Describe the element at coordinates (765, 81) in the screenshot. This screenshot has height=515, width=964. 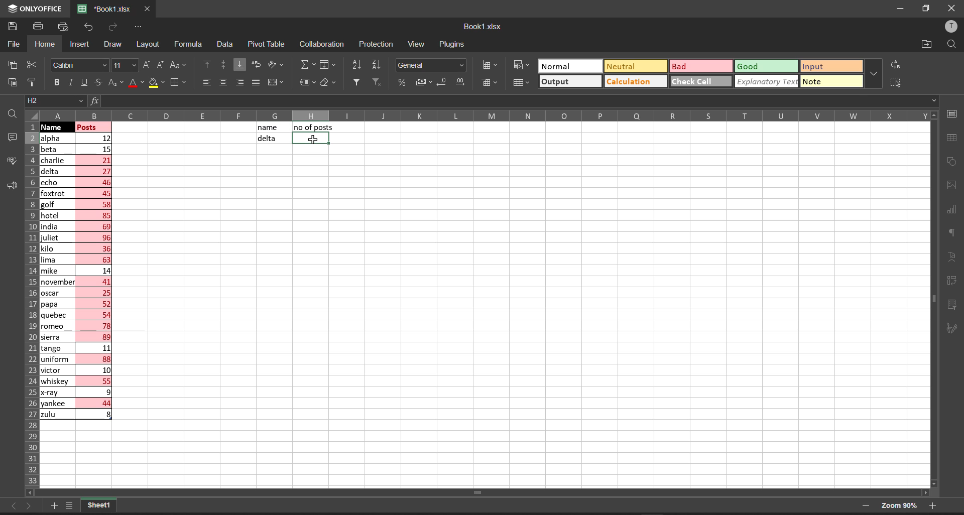
I see `explanatory Text` at that location.